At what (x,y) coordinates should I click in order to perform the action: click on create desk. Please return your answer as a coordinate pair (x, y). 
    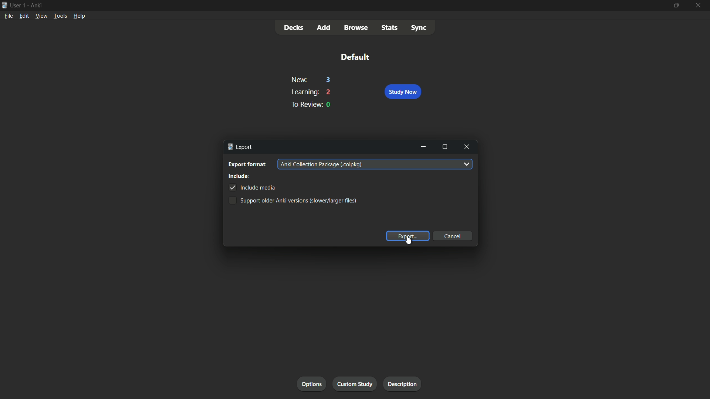
    Looking at the image, I should click on (358, 384).